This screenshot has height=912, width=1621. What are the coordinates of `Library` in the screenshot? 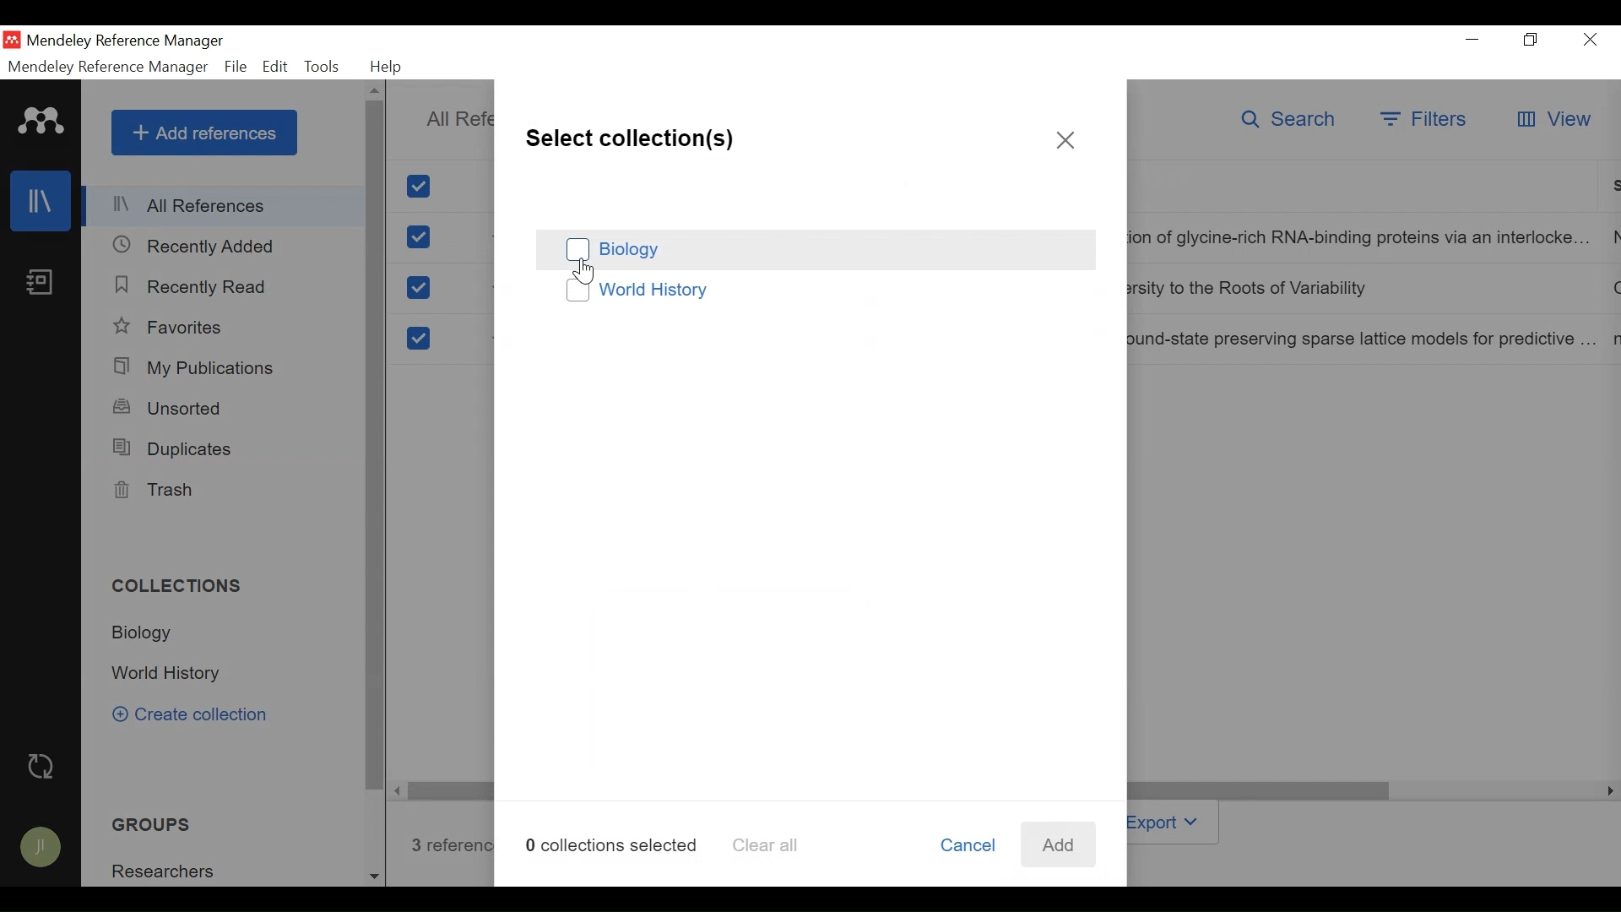 It's located at (40, 201).